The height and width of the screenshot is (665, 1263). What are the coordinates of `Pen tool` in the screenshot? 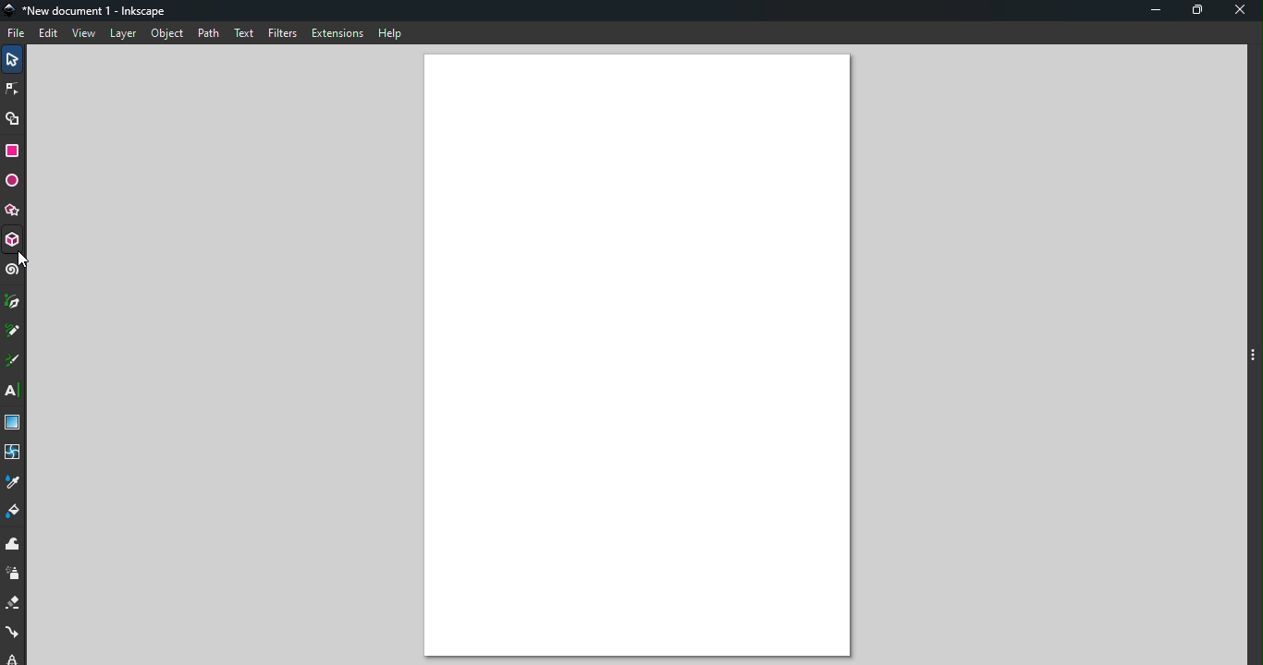 It's located at (15, 303).